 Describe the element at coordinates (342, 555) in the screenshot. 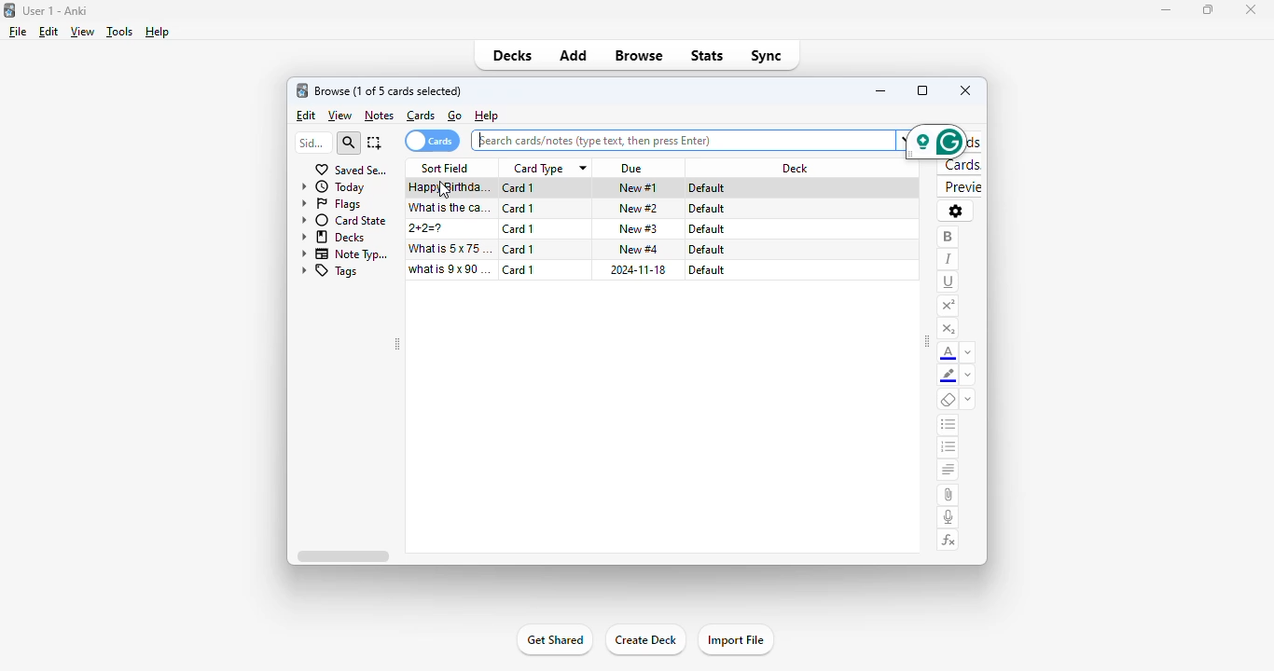

I see `horizontal scroll bar` at that location.